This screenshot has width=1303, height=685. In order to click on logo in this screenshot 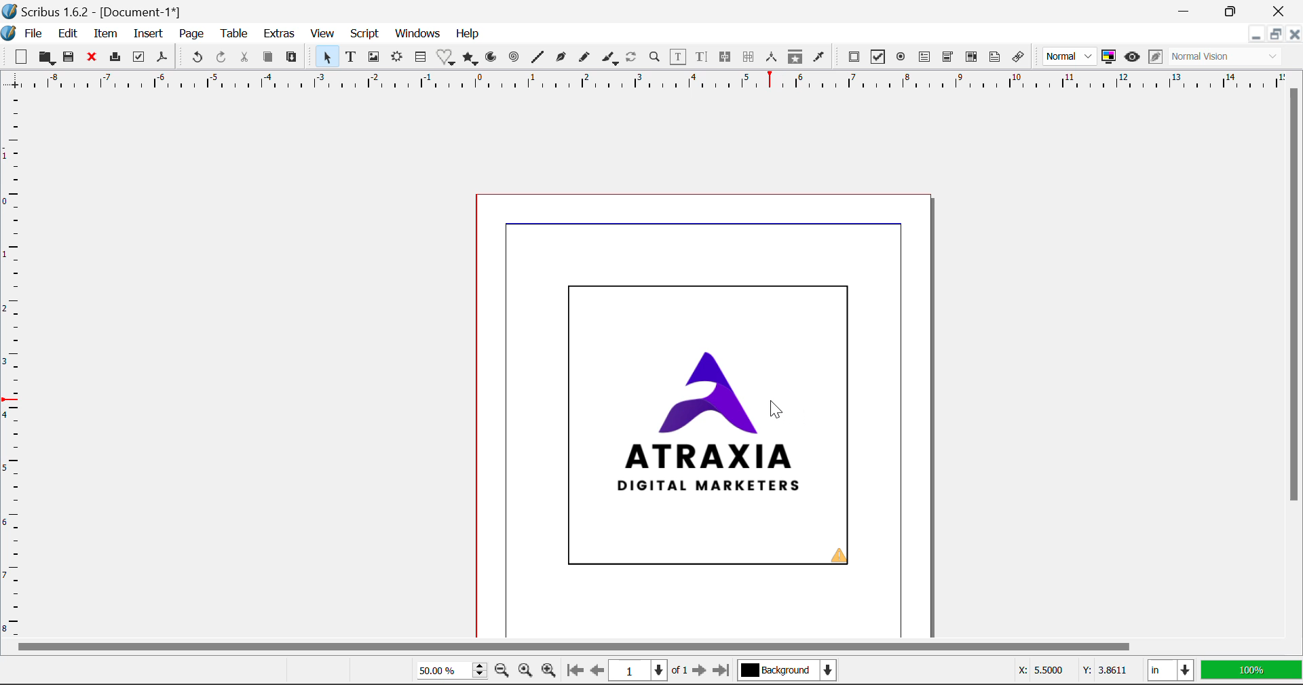, I will do `click(10, 37)`.